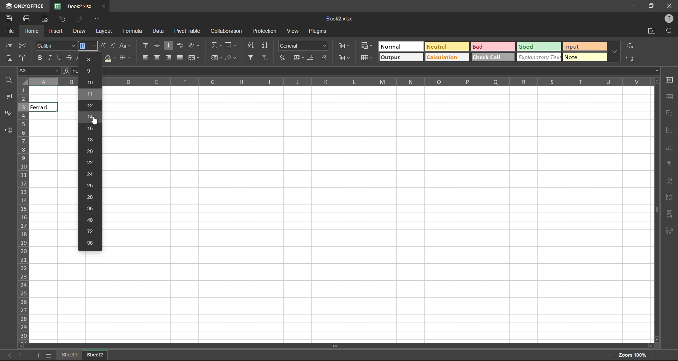  Describe the element at coordinates (282, 57) in the screenshot. I see `percent` at that location.